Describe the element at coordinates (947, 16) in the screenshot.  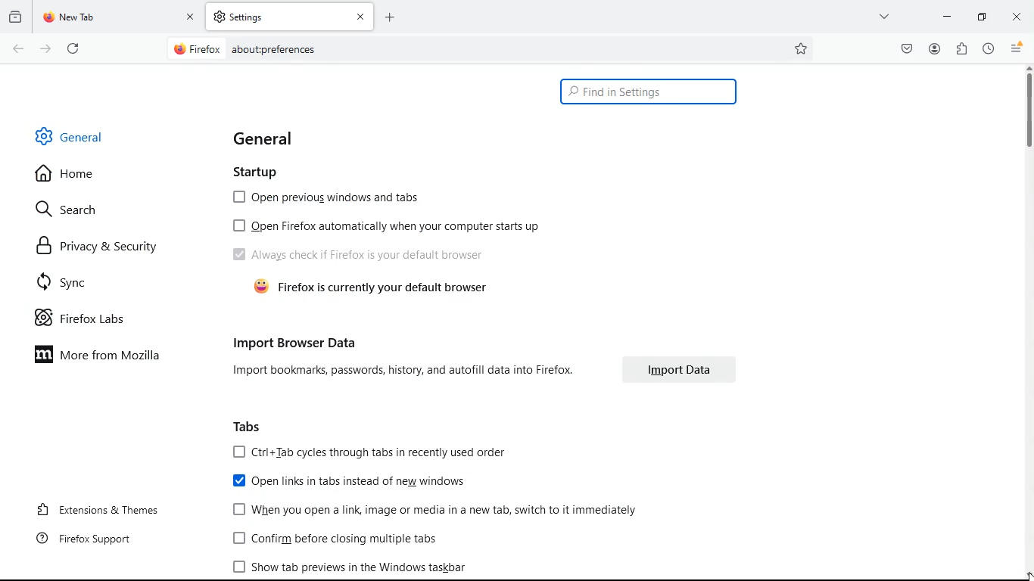
I see `minimize` at that location.